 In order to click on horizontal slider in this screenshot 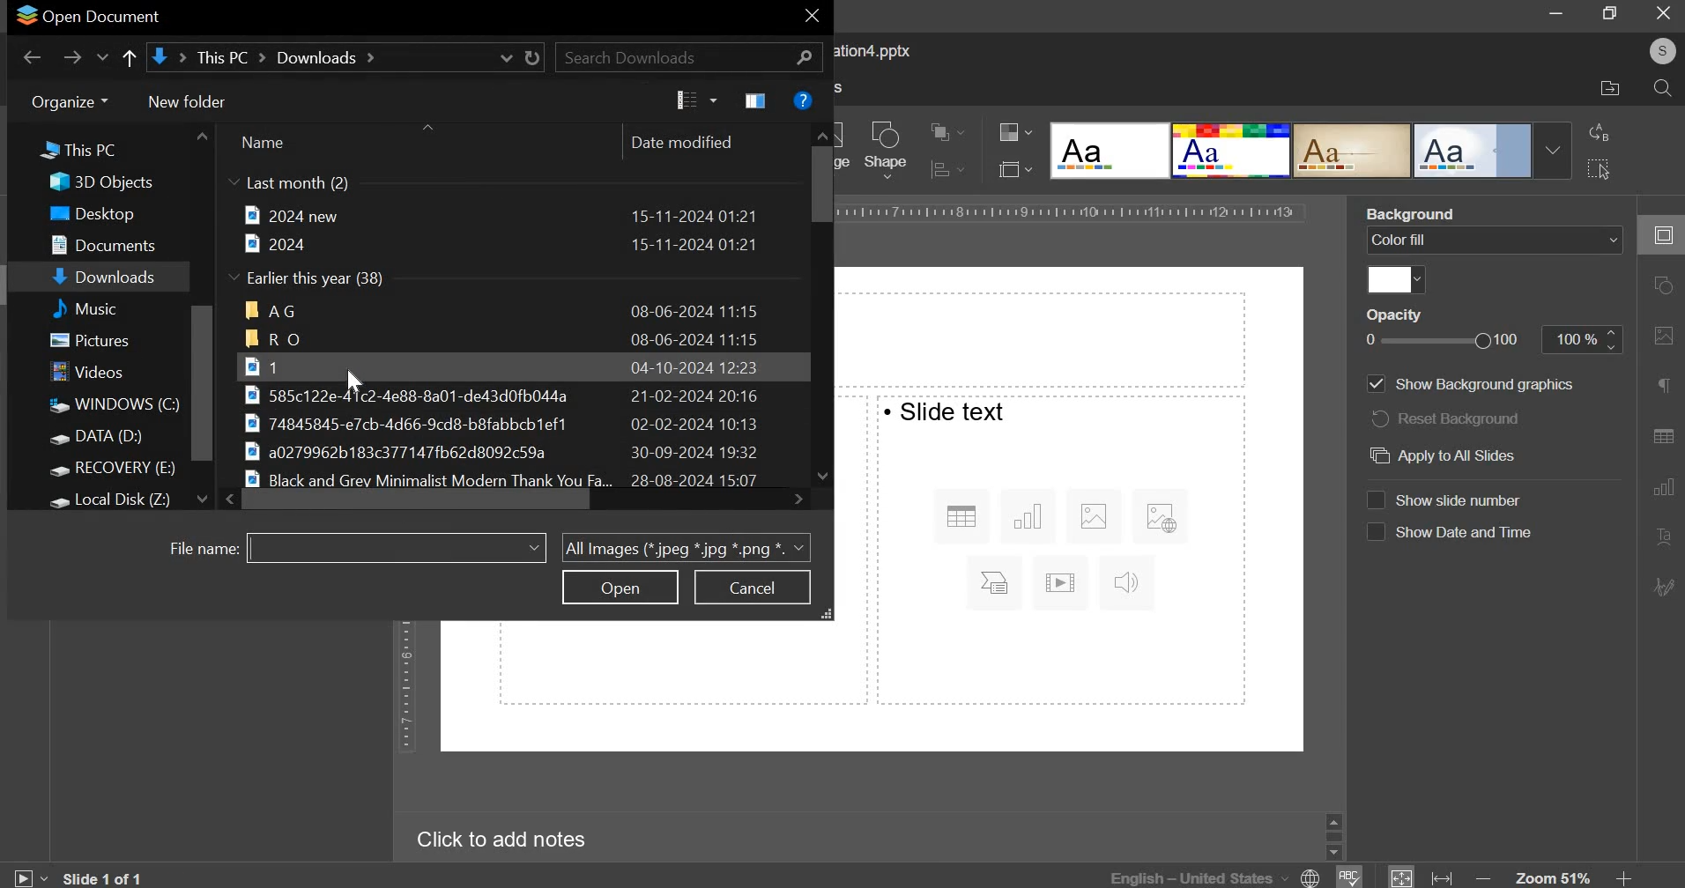, I will do `click(514, 500)`.